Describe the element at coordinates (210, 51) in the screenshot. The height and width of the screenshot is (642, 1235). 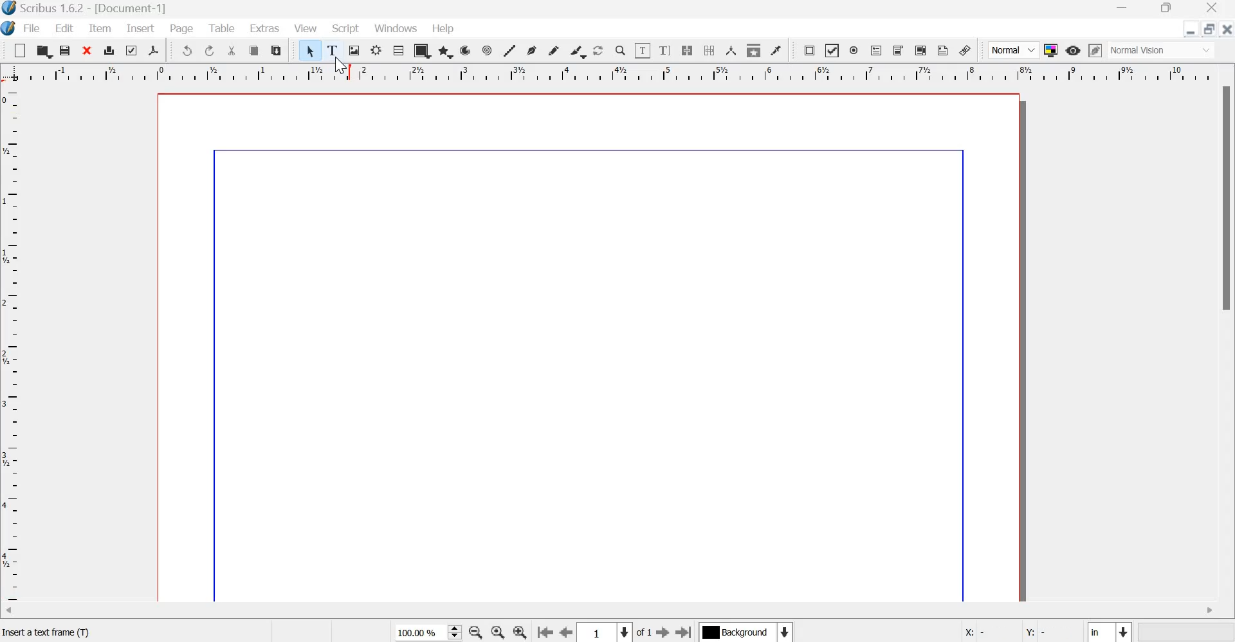
I see `redo` at that location.